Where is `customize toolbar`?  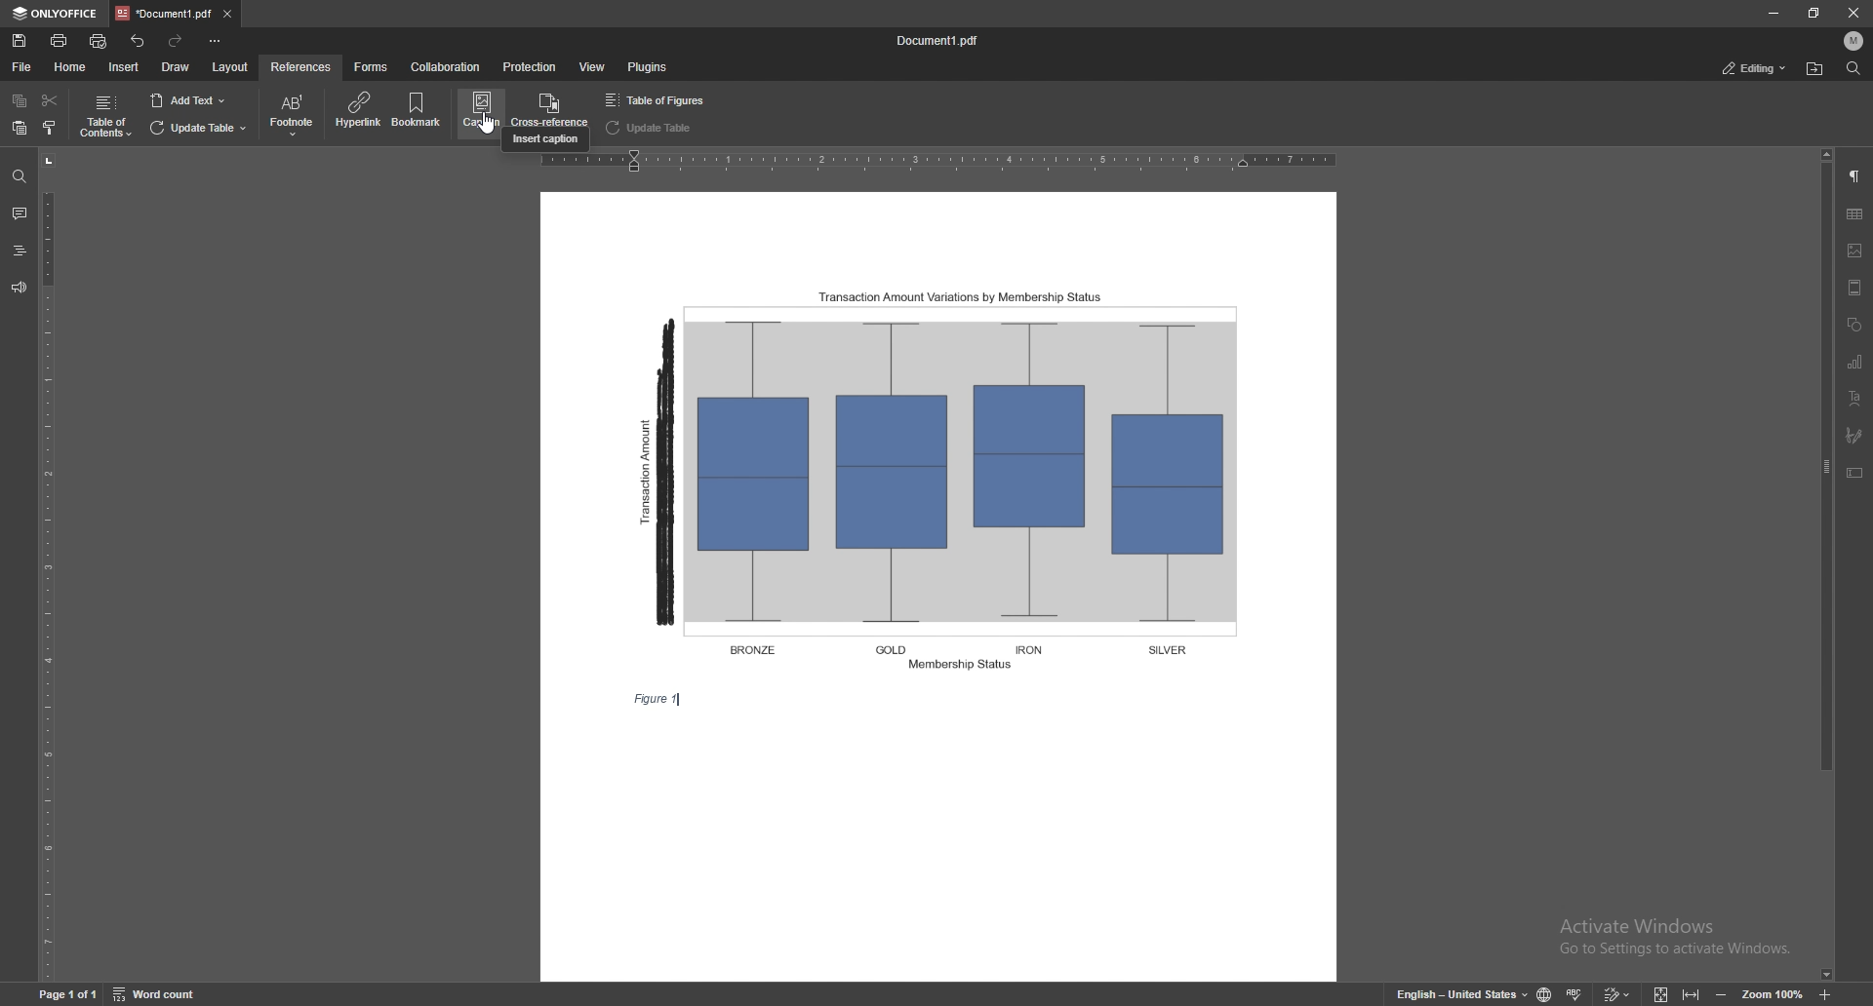
customize toolbar is located at coordinates (214, 41).